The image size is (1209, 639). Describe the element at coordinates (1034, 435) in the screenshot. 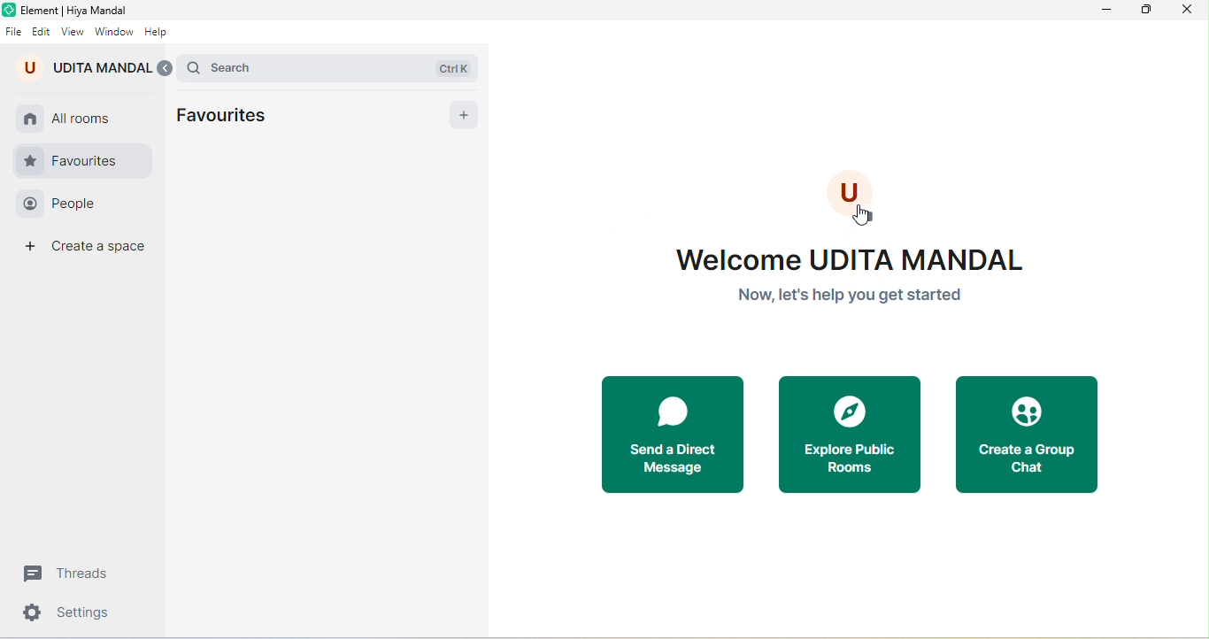

I see `create a group chat` at that location.